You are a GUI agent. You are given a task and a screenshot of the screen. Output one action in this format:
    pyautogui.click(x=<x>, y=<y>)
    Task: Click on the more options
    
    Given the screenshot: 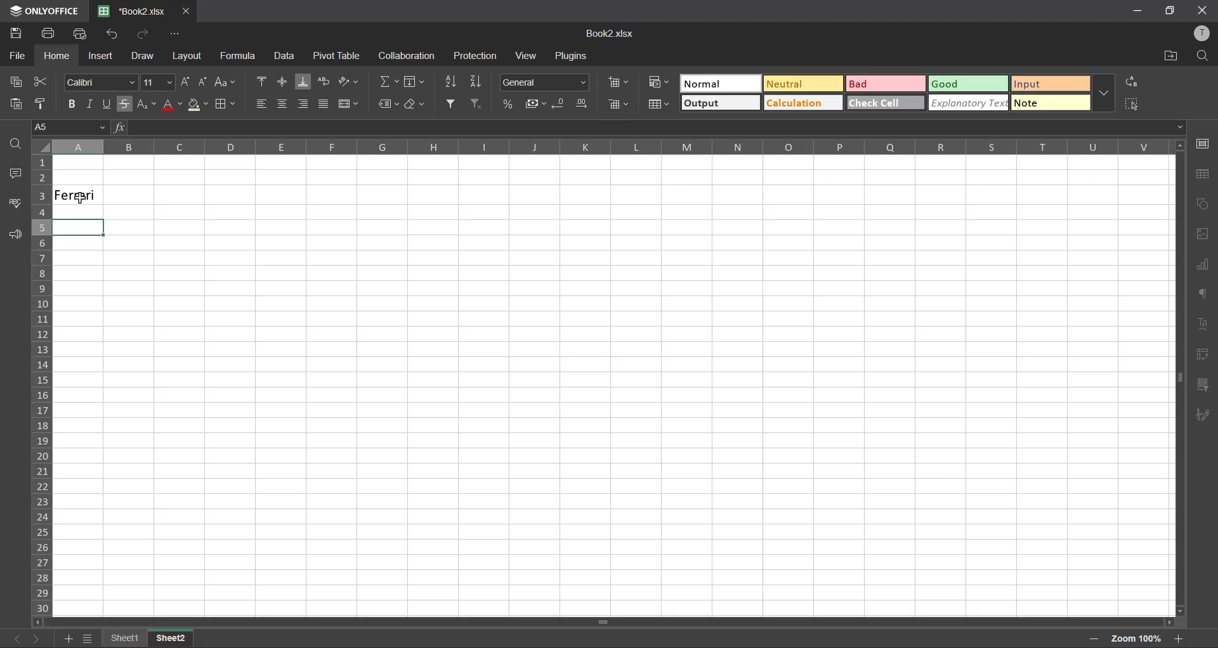 What is the action you would take?
    pyautogui.click(x=1106, y=98)
    